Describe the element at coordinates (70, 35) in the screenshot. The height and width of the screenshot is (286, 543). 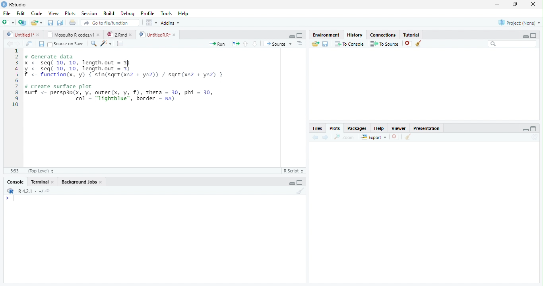
I see `Mosquito R codes.v1` at that location.